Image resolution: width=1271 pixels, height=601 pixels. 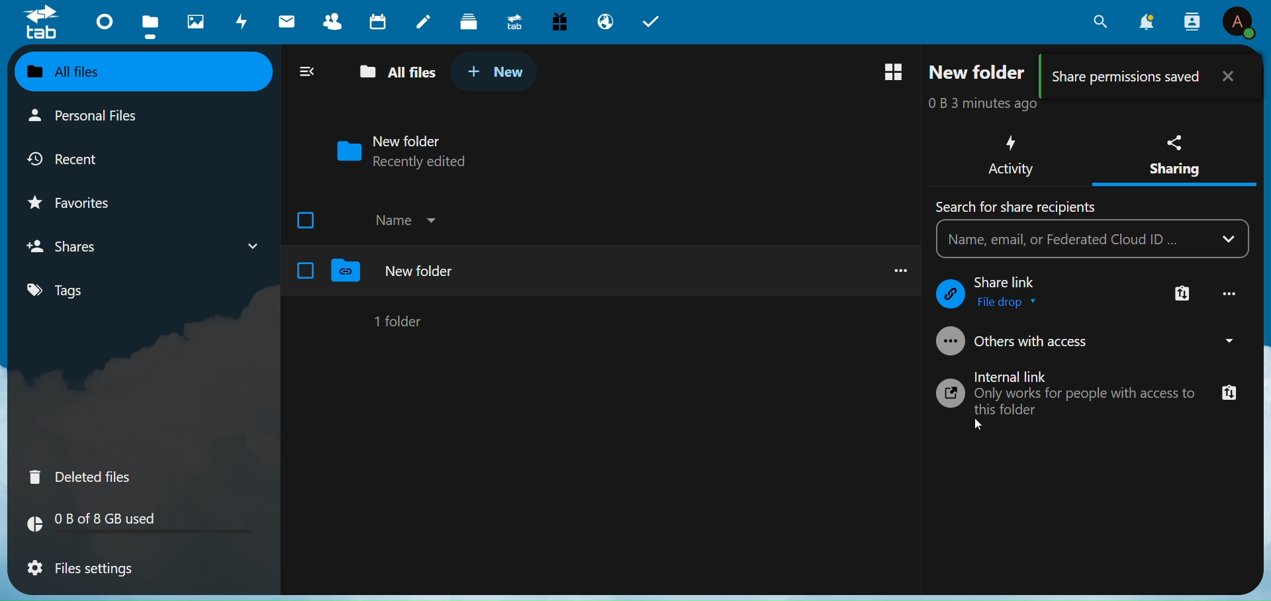 What do you see at coordinates (247, 244) in the screenshot?
I see `Shares drop down` at bounding box center [247, 244].